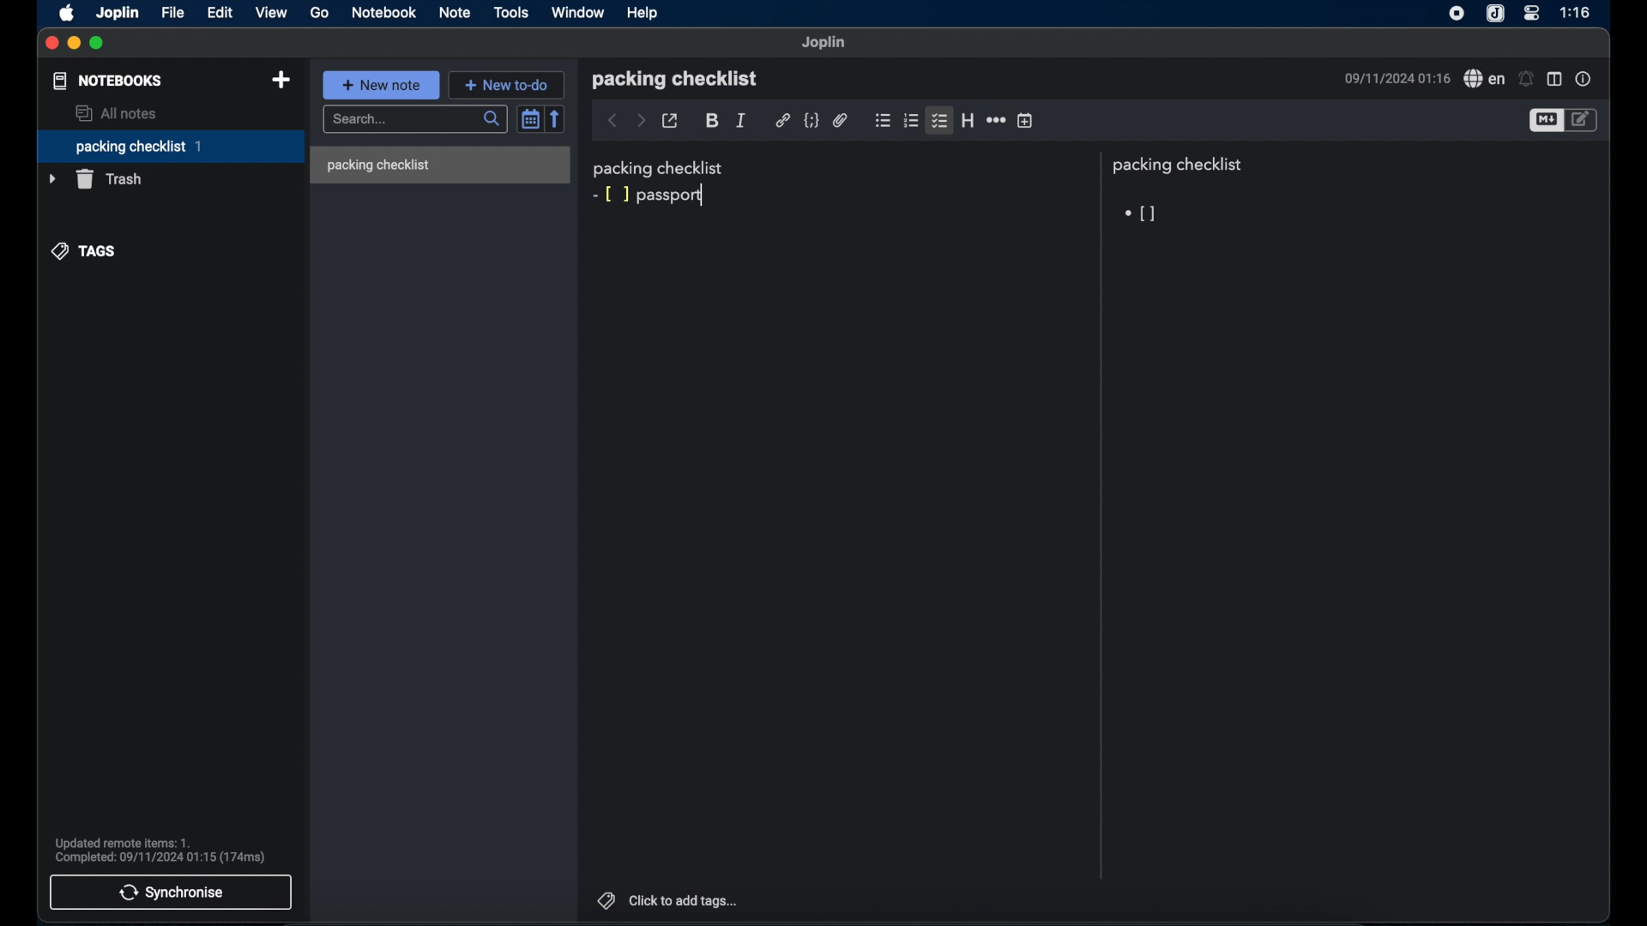 This screenshot has width=1647, height=926. Describe the element at coordinates (643, 12) in the screenshot. I see `help` at that location.